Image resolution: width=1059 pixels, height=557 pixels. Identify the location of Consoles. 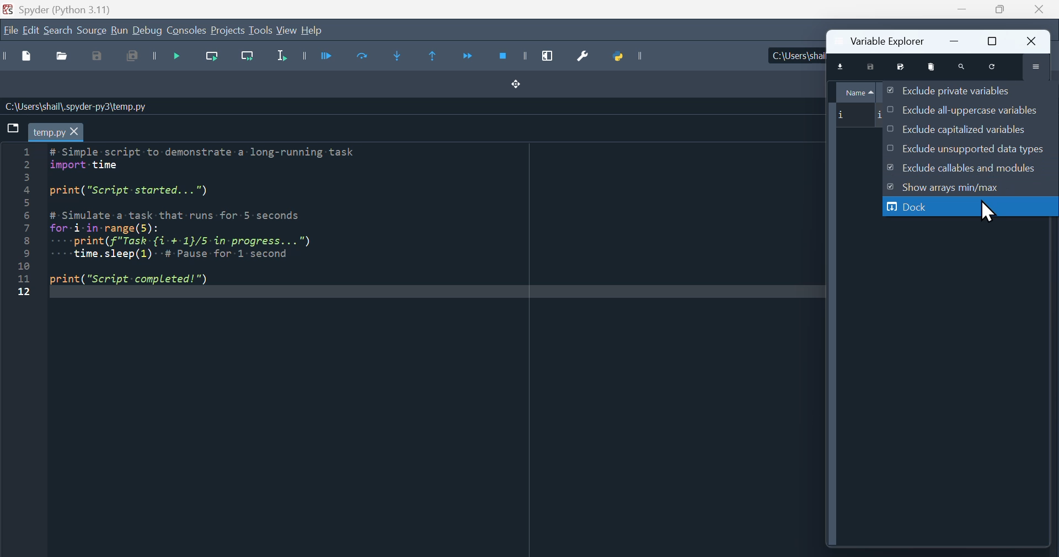
(186, 31).